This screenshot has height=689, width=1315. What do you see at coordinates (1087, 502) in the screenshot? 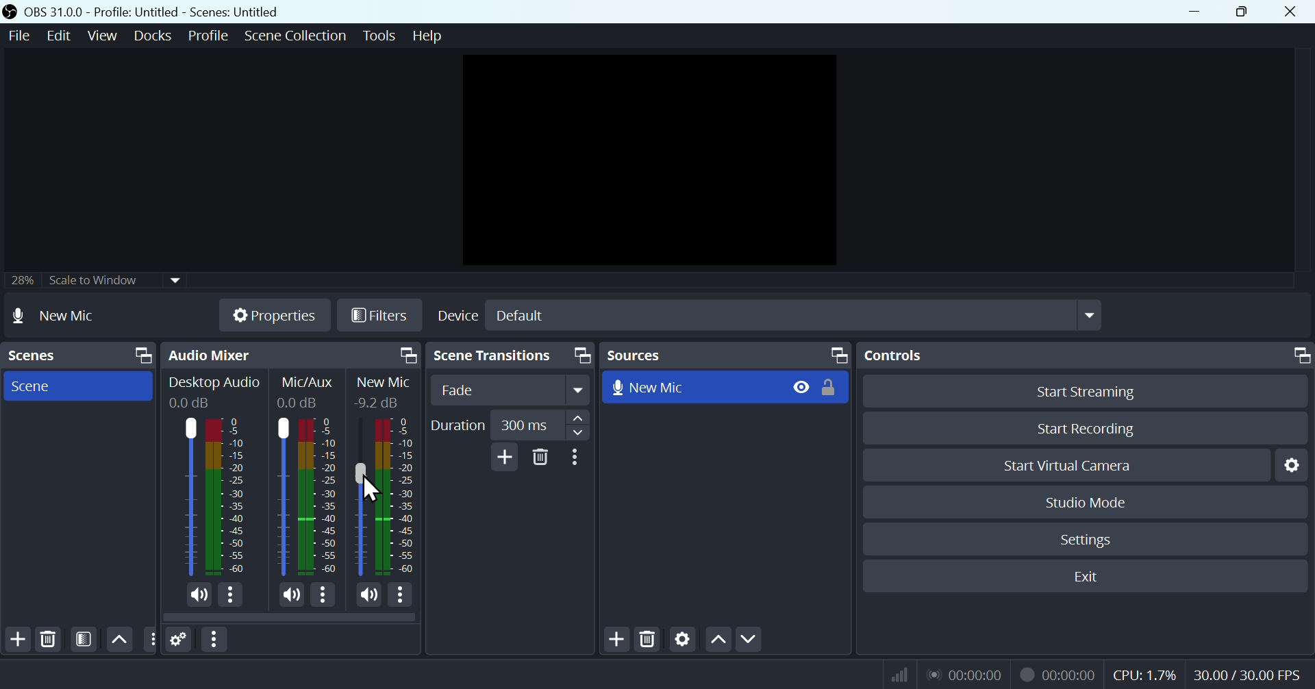
I see `Studio mode` at bounding box center [1087, 502].